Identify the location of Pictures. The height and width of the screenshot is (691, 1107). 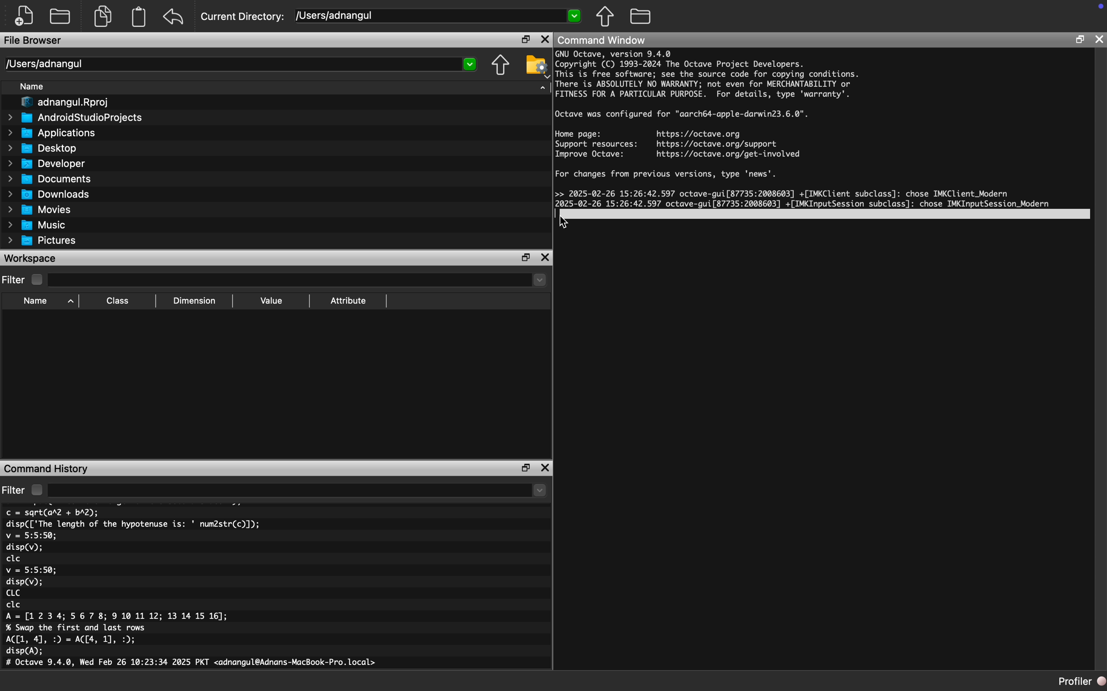
(41, 240).